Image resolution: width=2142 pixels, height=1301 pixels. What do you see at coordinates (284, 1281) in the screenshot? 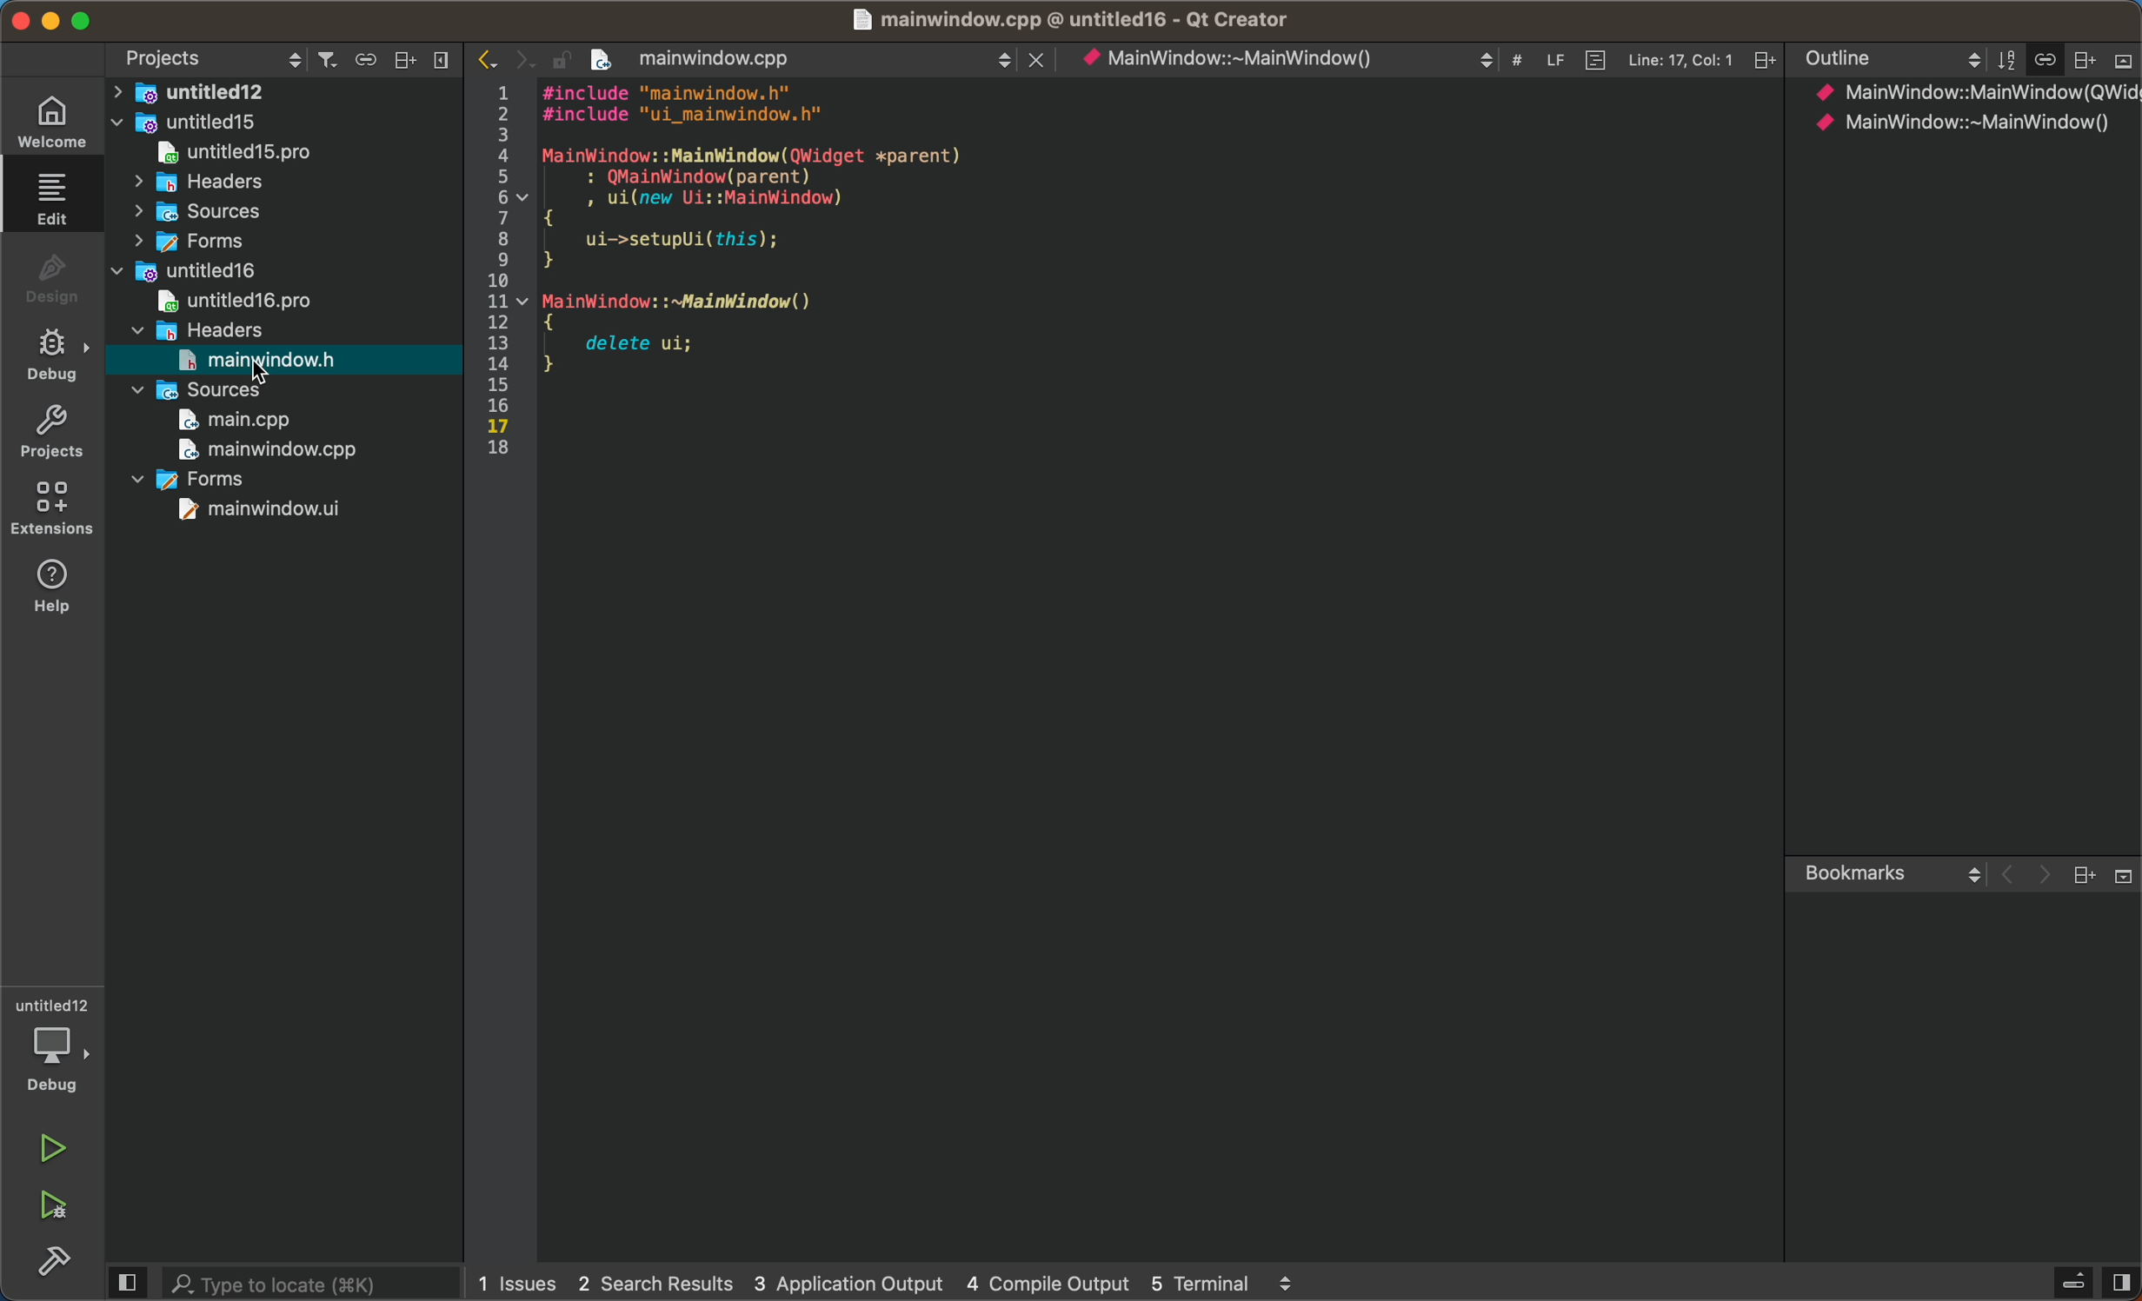
I see `search` at bounding box center [284, 1281].